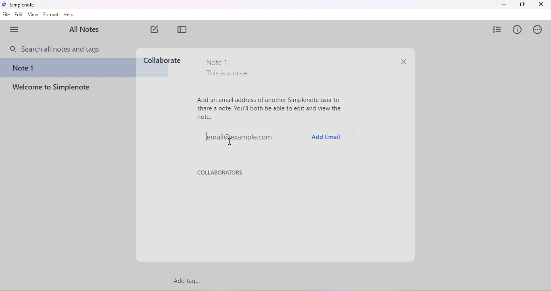 The image size is (551, 291). What do you see at coordinates (234, 142) in the screenshot?
I see `cursor movement` at bounding box center [234, 142].